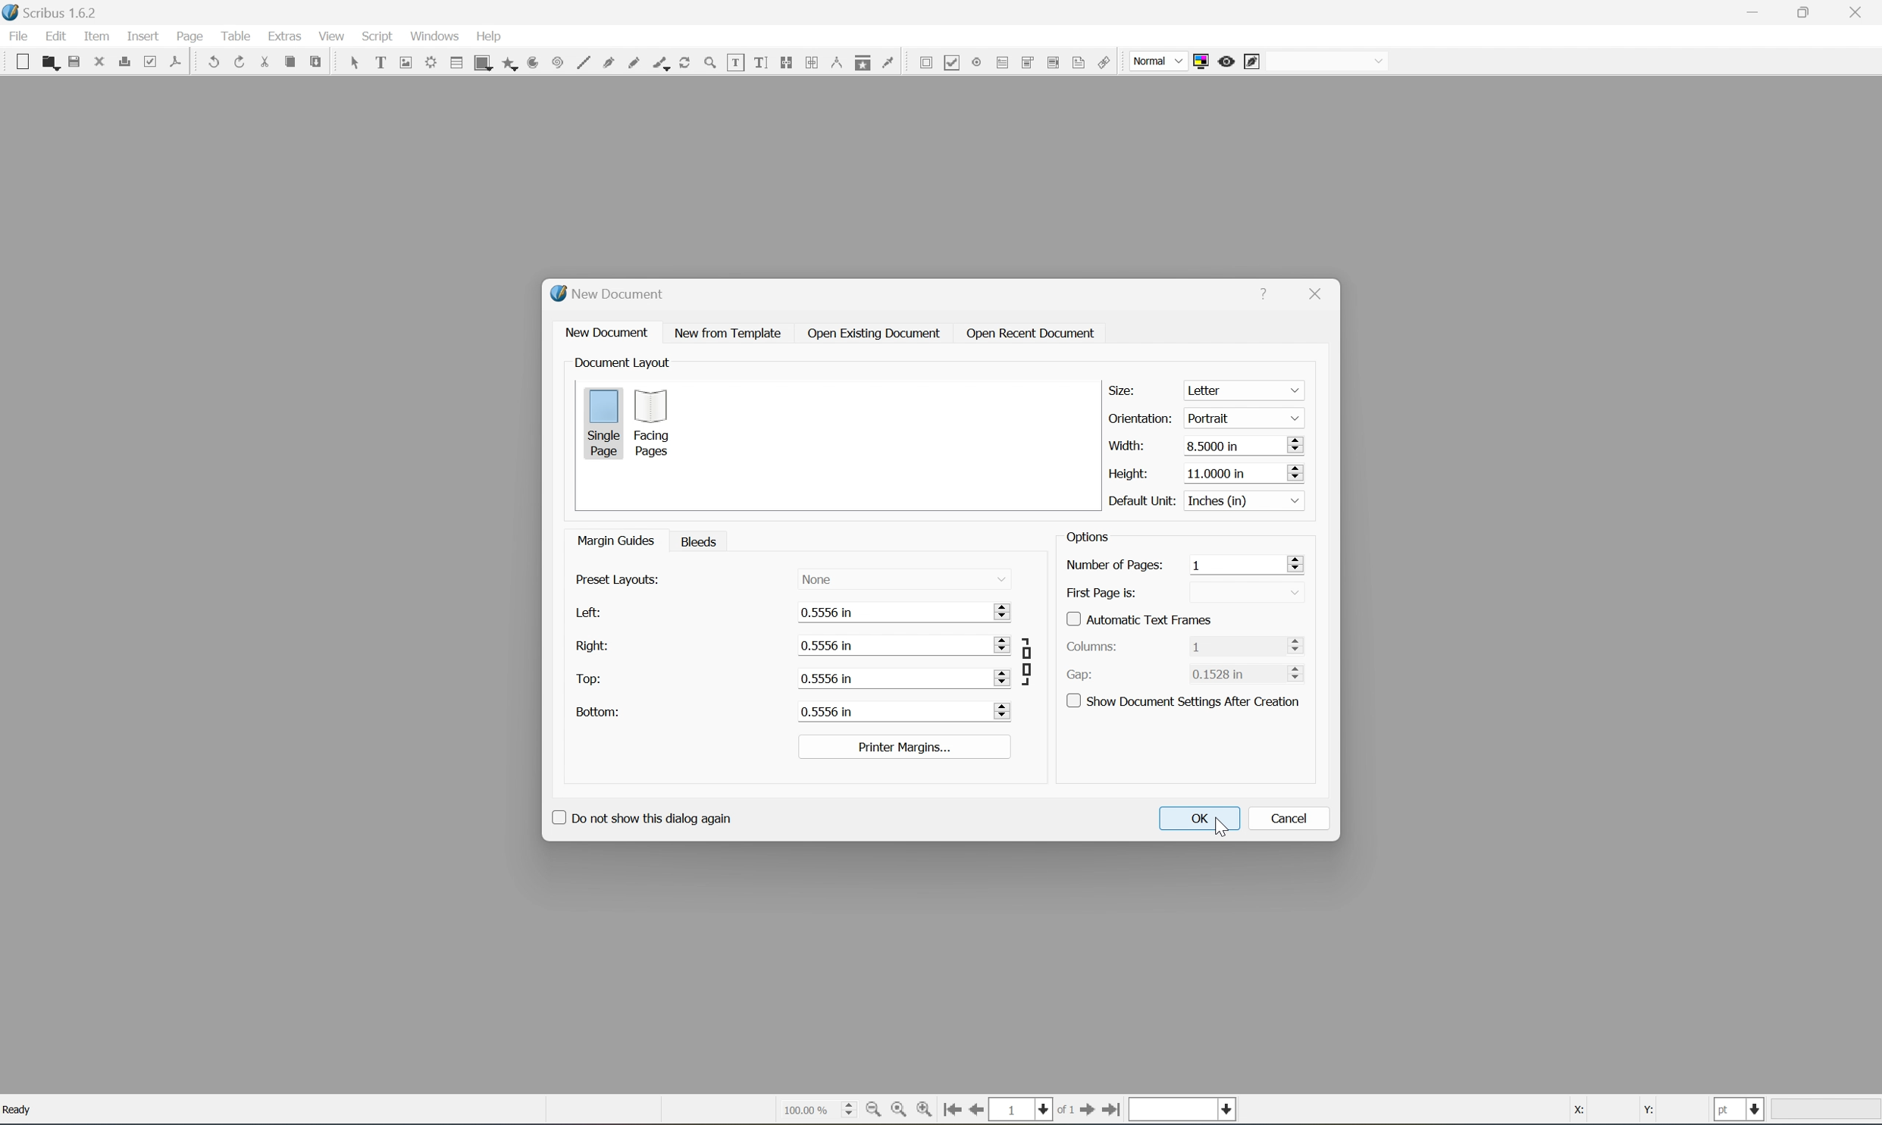  Describe the element at coordinates (1245, 564) in the screenshot. I see `1` at that location.